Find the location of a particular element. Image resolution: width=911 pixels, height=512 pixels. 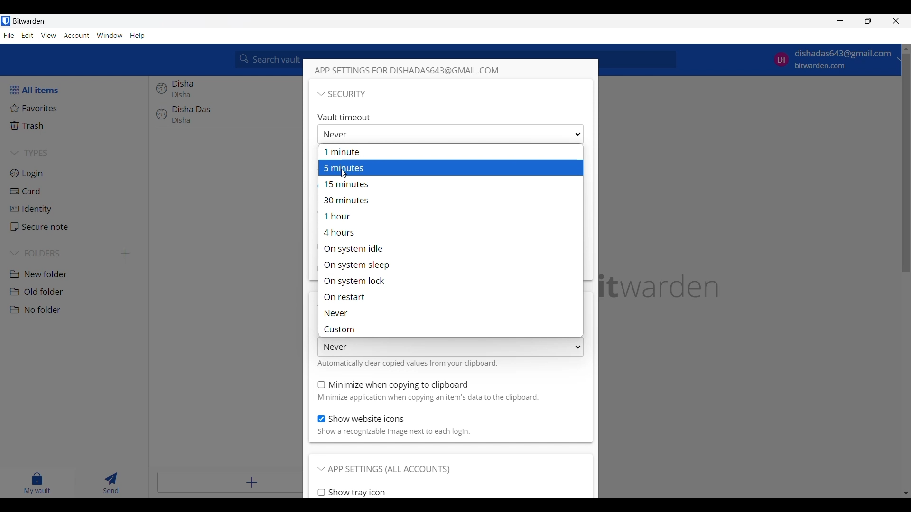

On system idle is located at coordinates (450, 248).